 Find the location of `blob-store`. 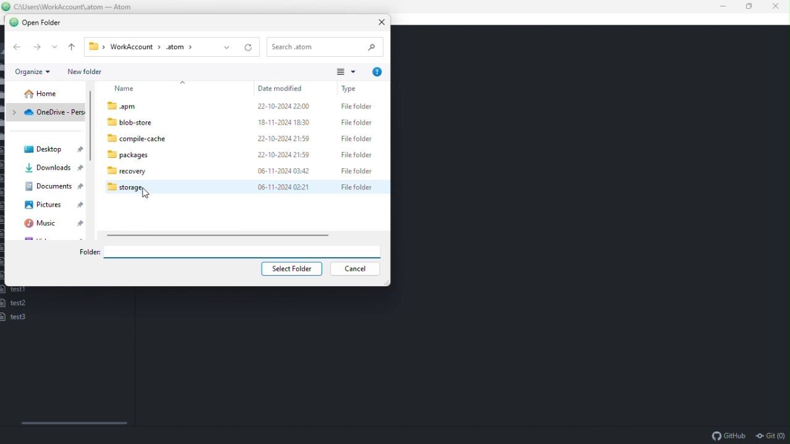

blob-store is located at coordinates (244, 123).